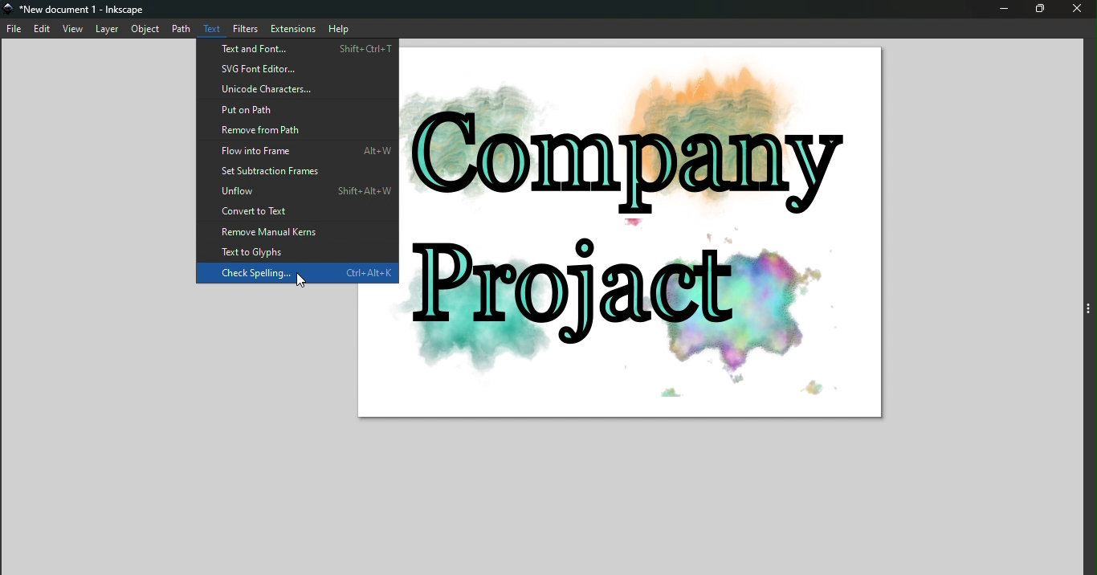 The height and width of the screenshot is (575, 1097). What do you see at coordinates (299, 91) in the screenshot?
I see `Unicode character` at bounding box center [299, 91].